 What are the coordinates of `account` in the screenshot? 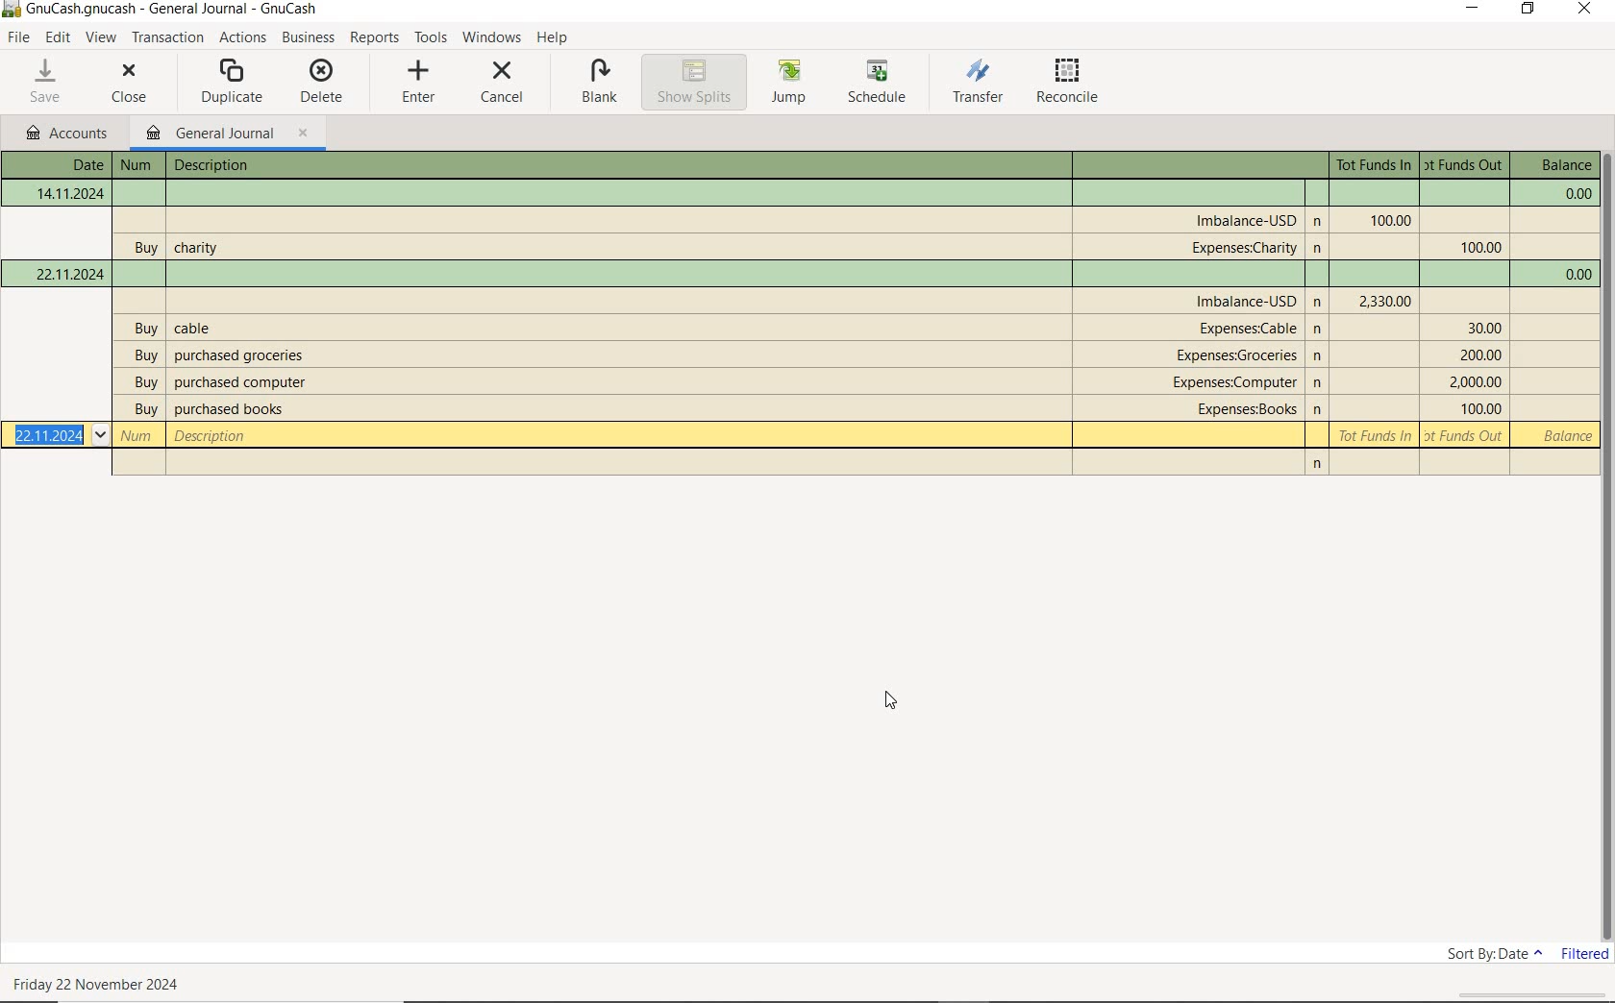 It's located at (1249, 329).